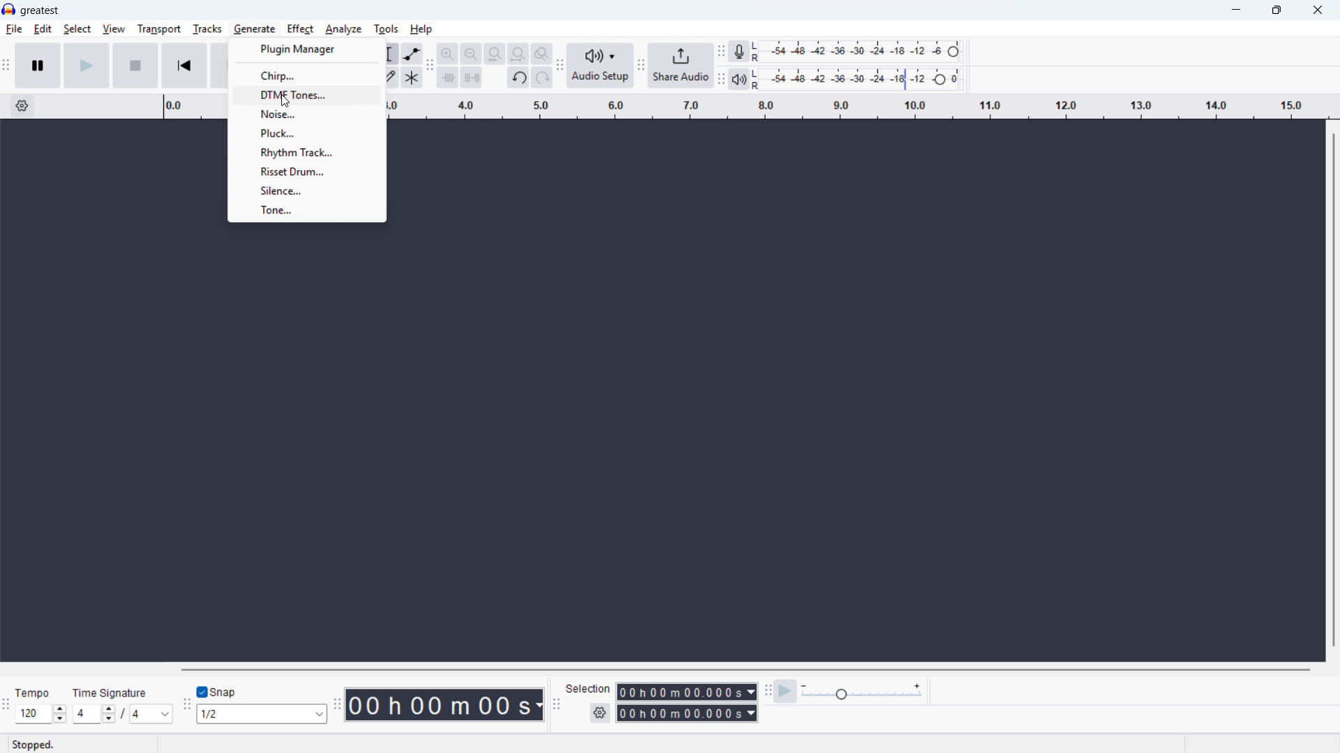 The width and height of the screenshot is (1340, 753). Describe the element at coordinates (184, 706) in the screenshot. I see `Snapping toolbar ` at that location.